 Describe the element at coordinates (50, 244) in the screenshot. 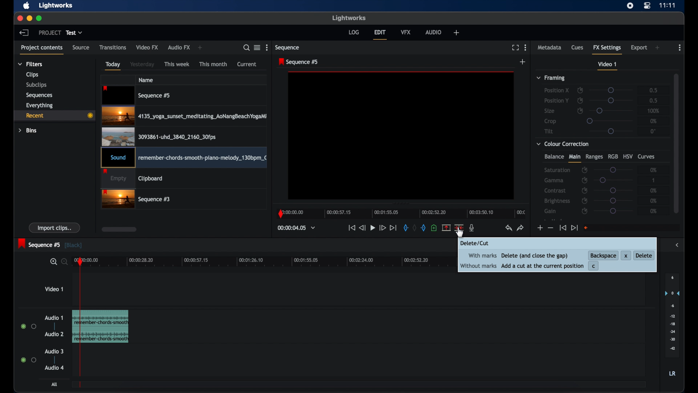

I see `sequence 5` at that location.